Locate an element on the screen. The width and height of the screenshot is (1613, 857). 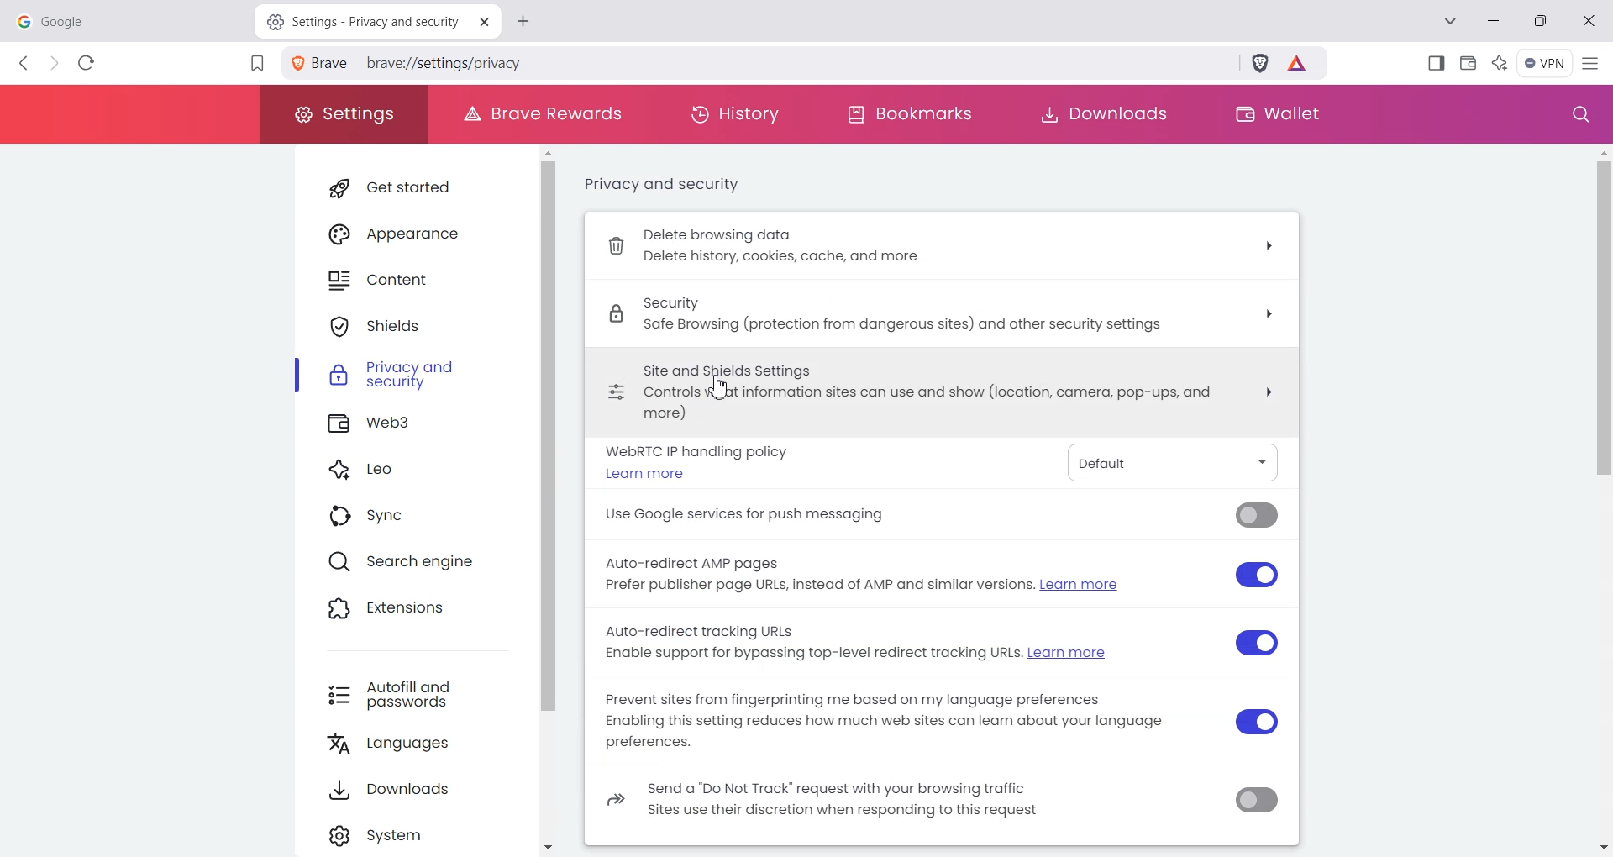
Search tab is located at coordinates (1453, 23).